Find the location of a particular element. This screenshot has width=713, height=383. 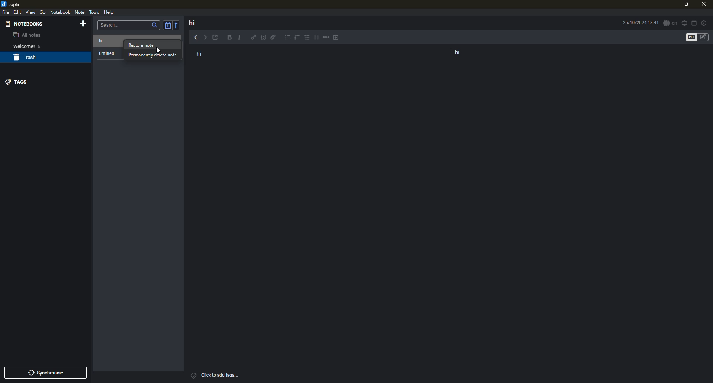

toggle editors is located at coordinates (690, 37).